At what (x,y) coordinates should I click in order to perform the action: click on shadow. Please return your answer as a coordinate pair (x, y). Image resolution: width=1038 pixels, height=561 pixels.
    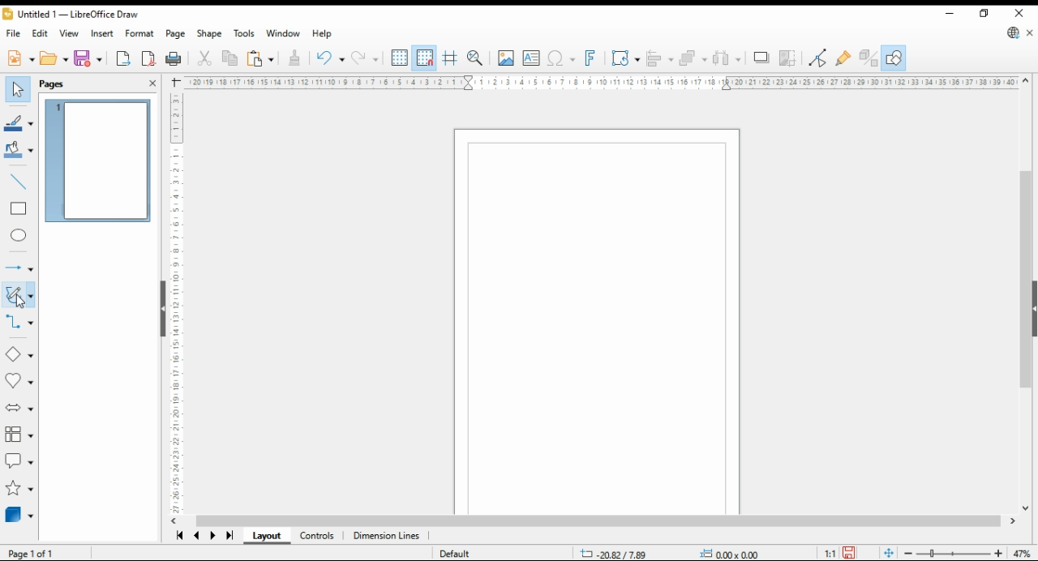
    Looking at the image, I should click on (760, 58).